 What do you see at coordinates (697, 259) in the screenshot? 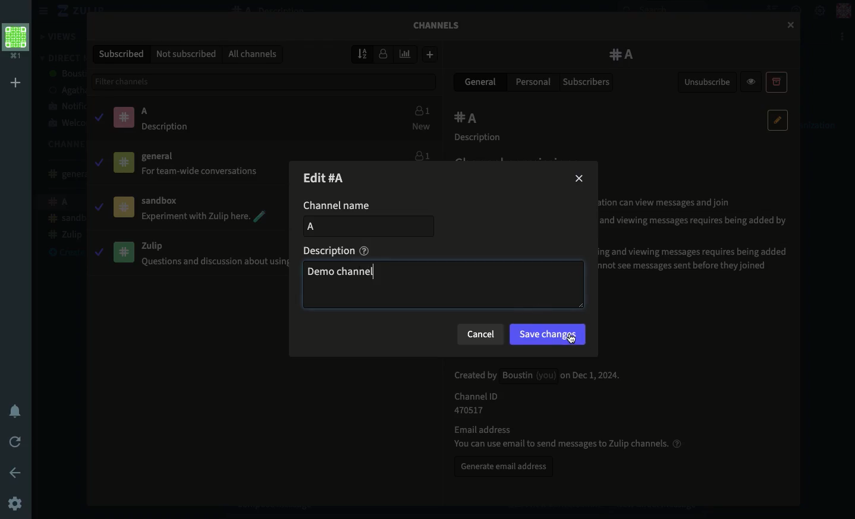
I see `© Private, protected history: Joining and viewing messages requires being added
by a subscriber; new subscribers cannot see messages sent before they joined` at bounding box center [697, 259].